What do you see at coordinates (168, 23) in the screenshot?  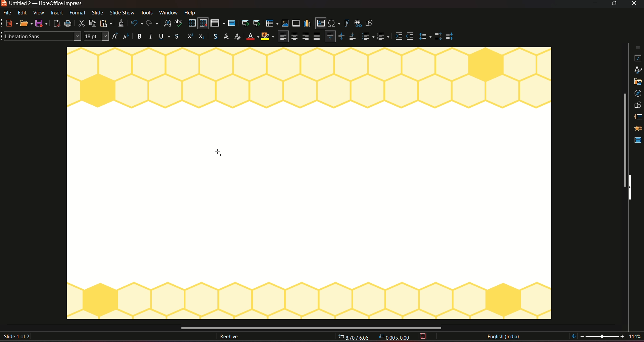 I see `find and replace` at bounding box center [168, 23].